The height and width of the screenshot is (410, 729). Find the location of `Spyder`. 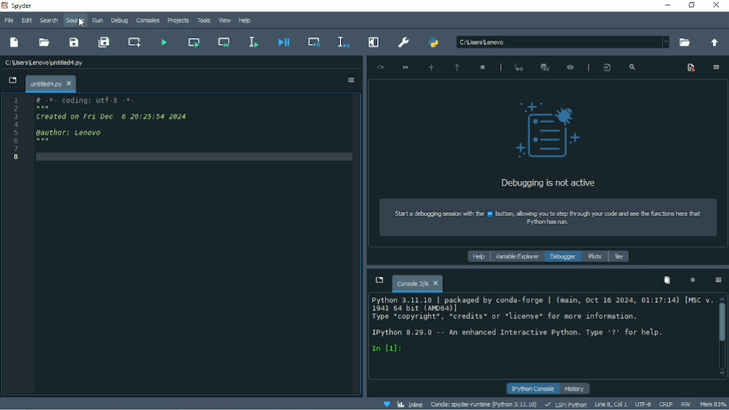

Spyder is located at coordinates (19, 6).